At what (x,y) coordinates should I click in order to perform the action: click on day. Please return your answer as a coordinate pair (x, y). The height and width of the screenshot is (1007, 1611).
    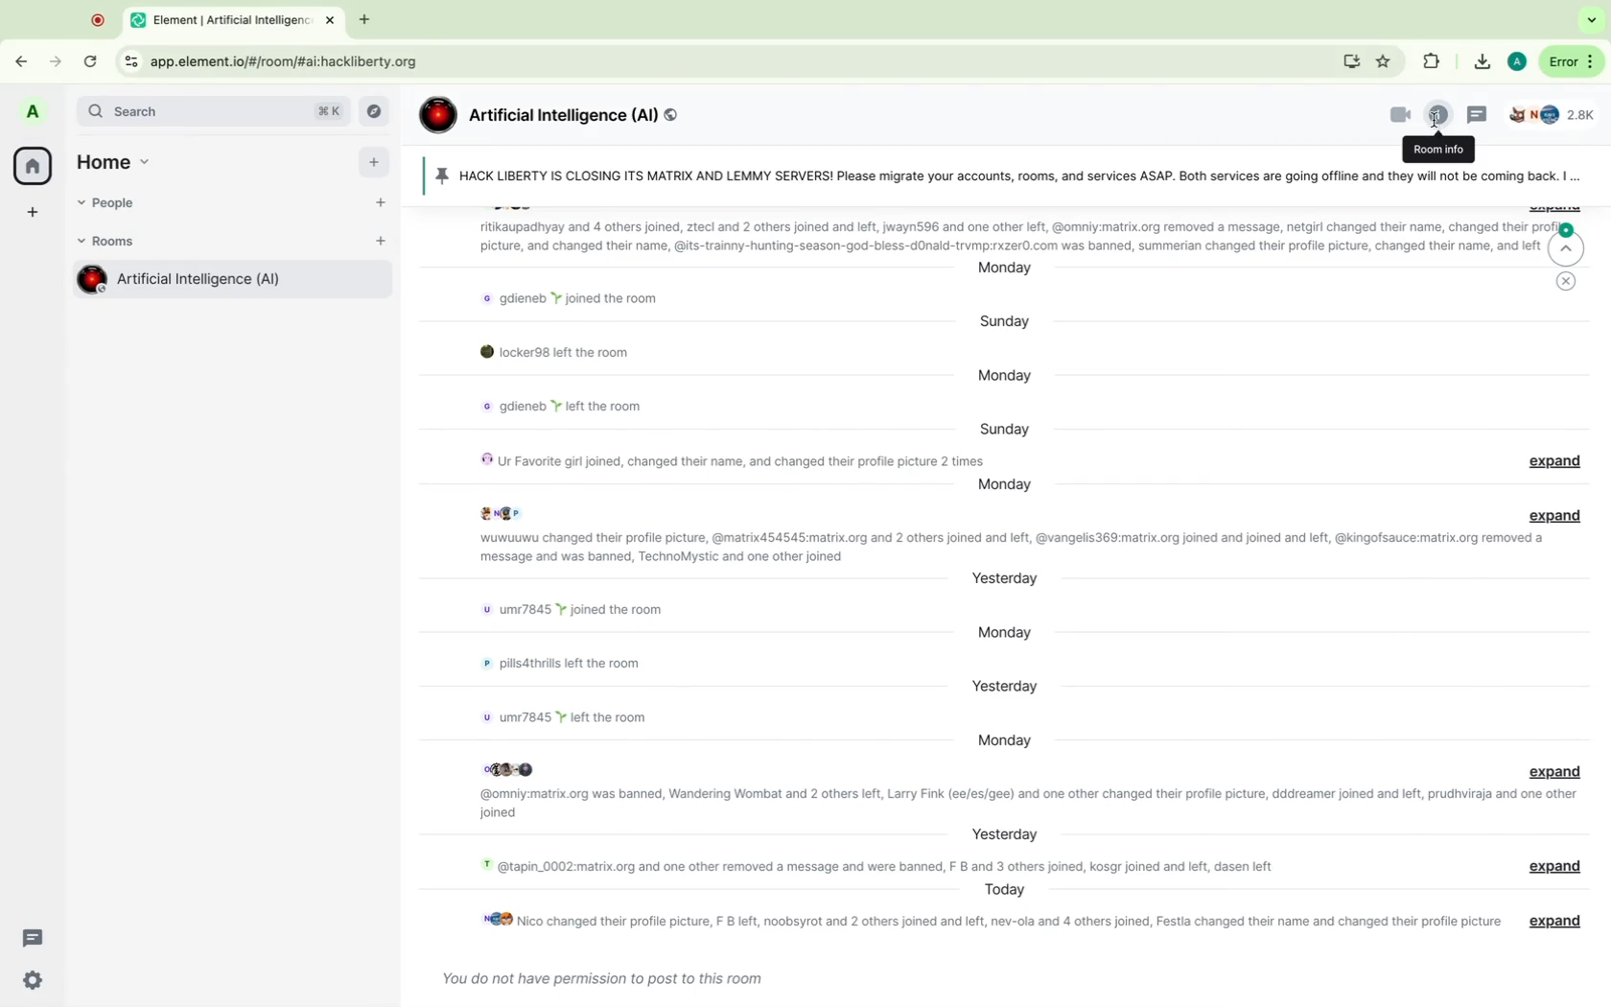
    Looking at the image, I should click on (1005, 269).